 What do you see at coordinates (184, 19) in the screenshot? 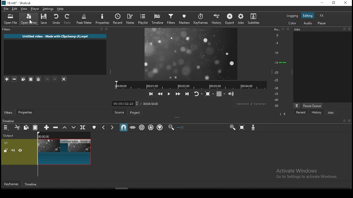
I see `markers` at bounding box center [184, 19].